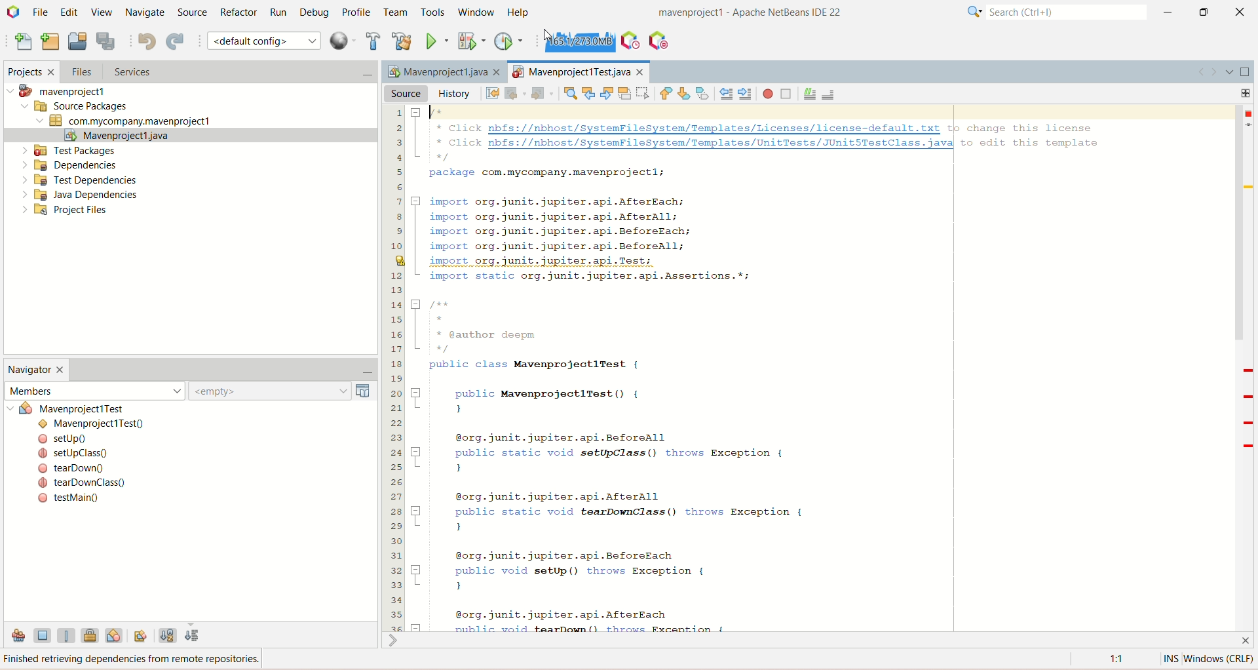  Describe the element at coordinates (143, 145) in the screenshot. I see `cursor` at that location.